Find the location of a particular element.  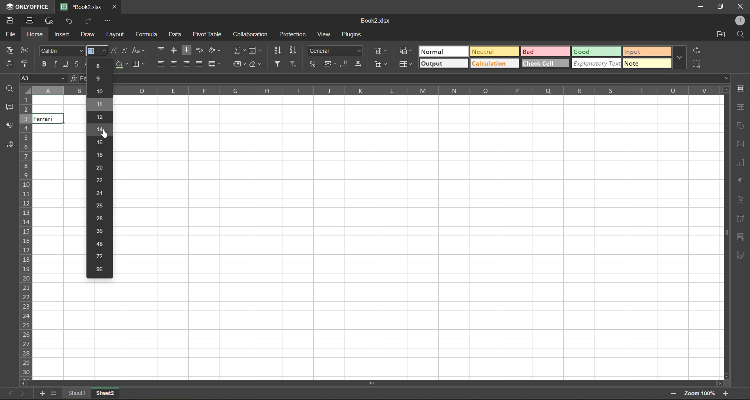

align middle is located at coordinates (175, 50).